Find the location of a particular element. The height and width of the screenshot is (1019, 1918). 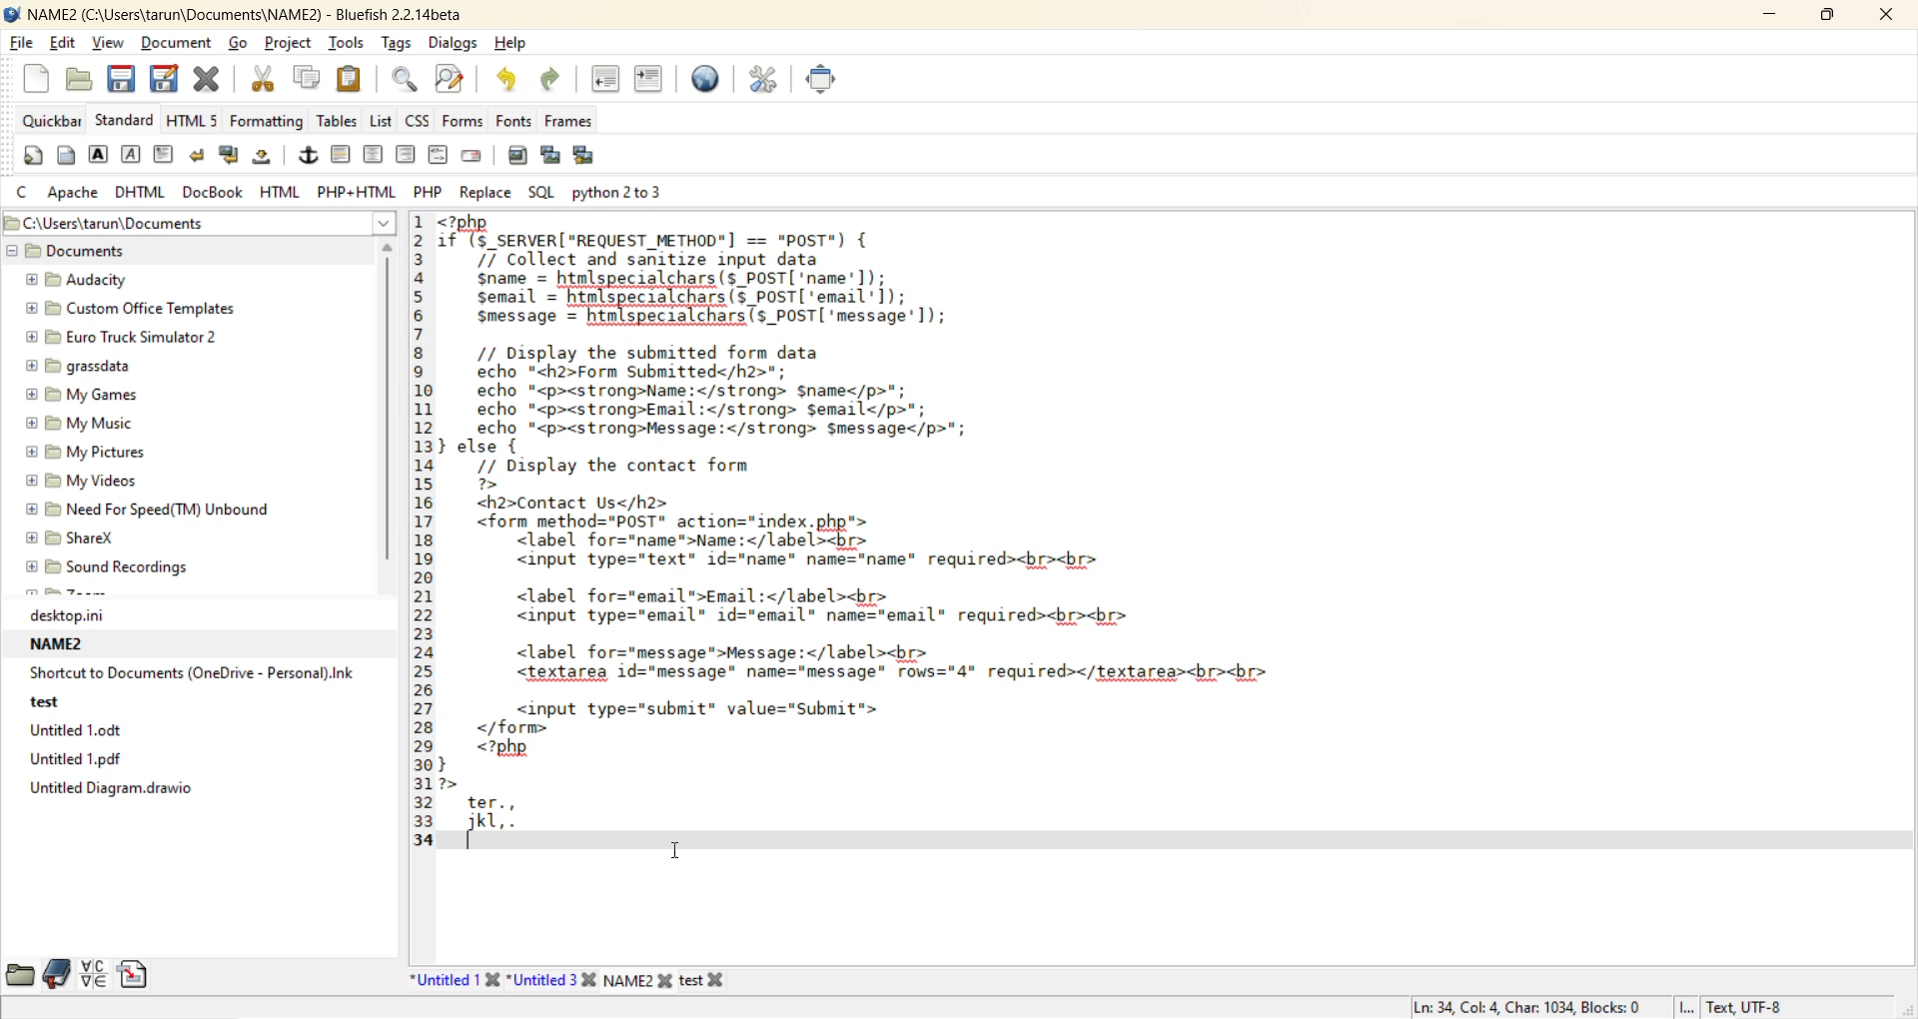

dhtml is located at coordinates (137, 193).